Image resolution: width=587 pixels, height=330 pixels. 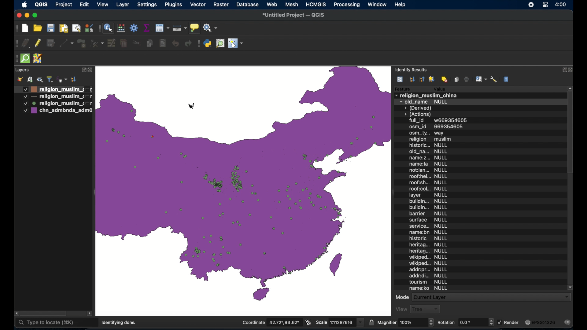 What do you see at coordinates (404, 89) in the screenshot?
I see `feature` at bounding box center [404, 89].